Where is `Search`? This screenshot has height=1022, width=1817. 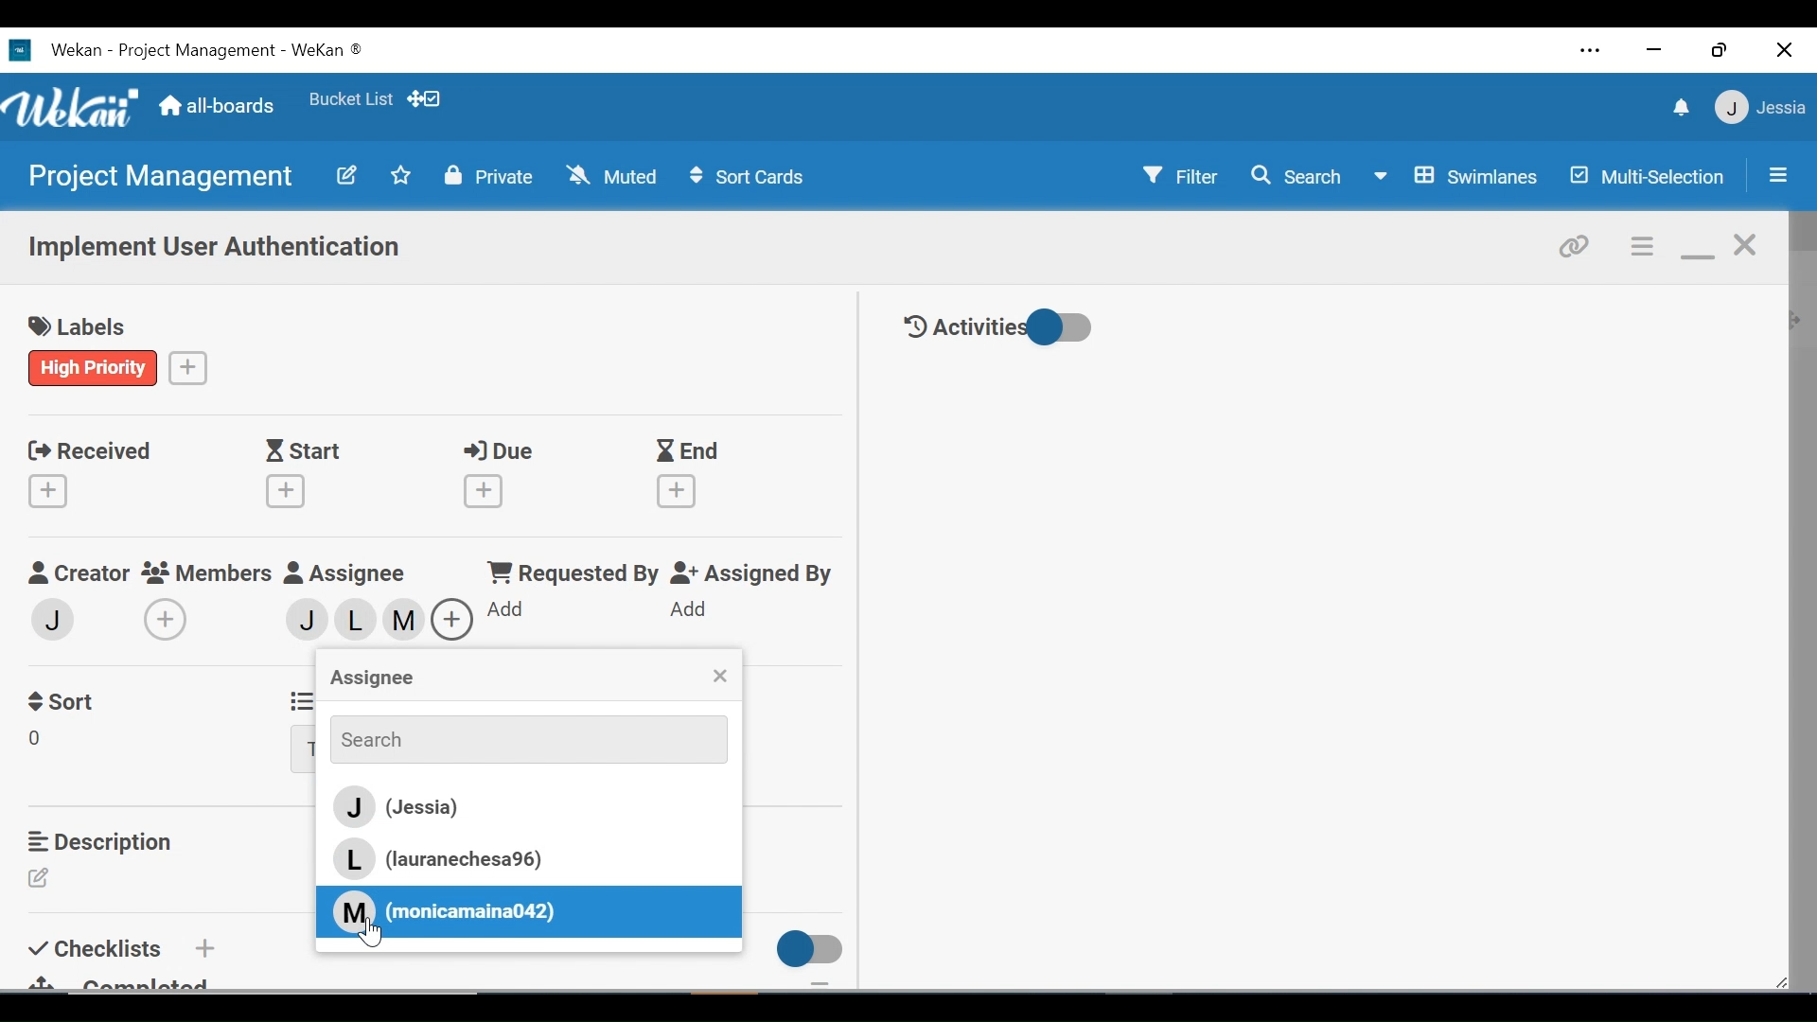 Search is located at coordinates (1296, 176).